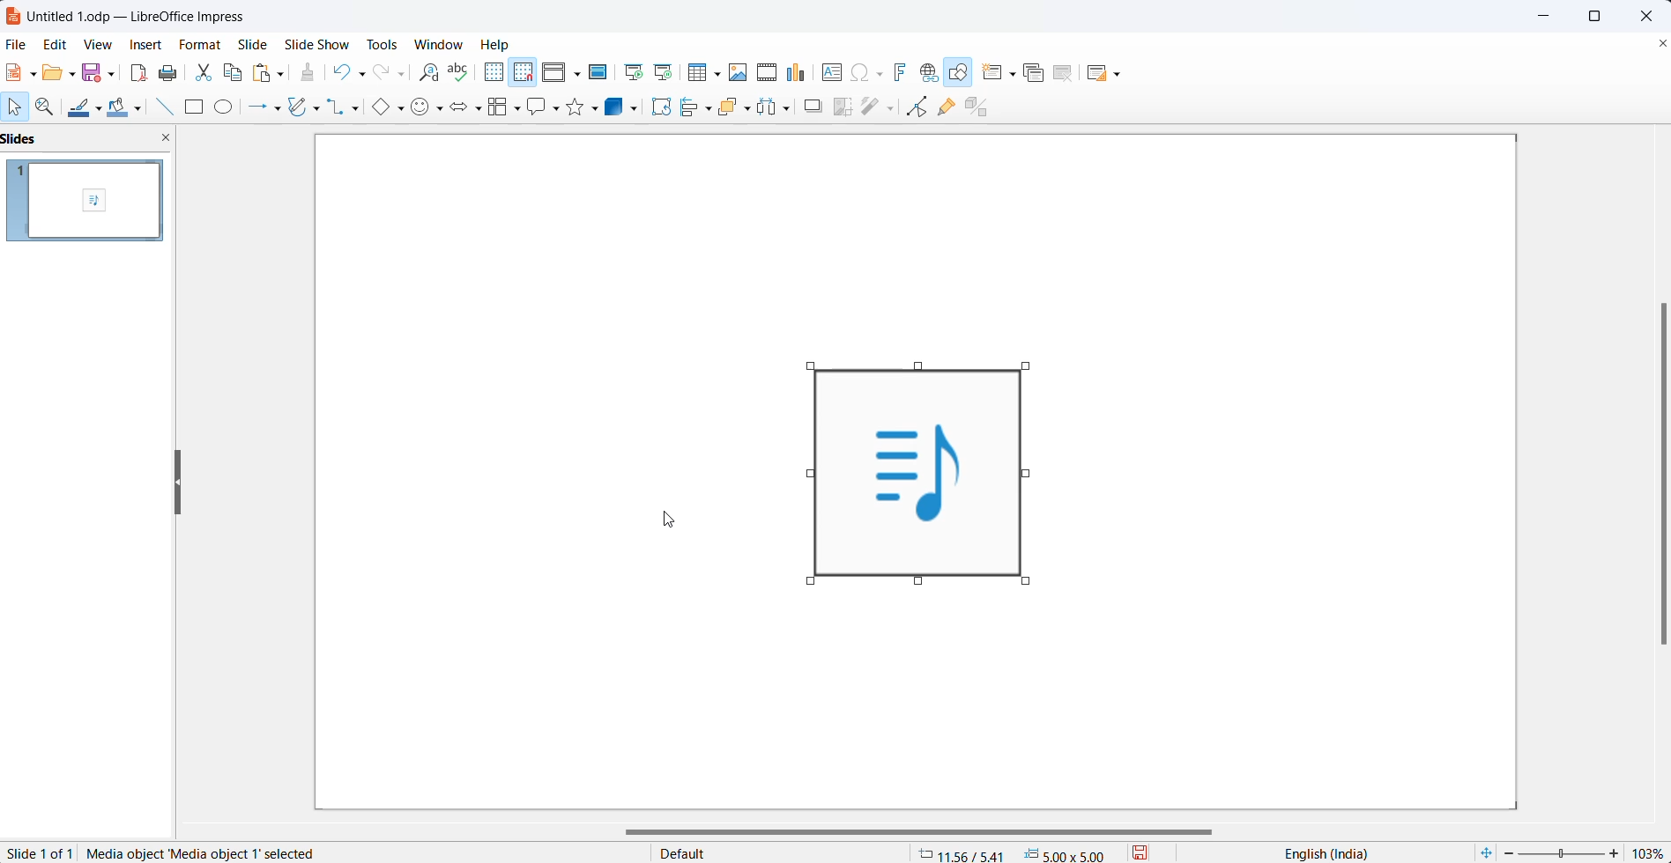 This screenshot has width=1671, height=863. I want to click on lines and arrow, so click(255, 109).